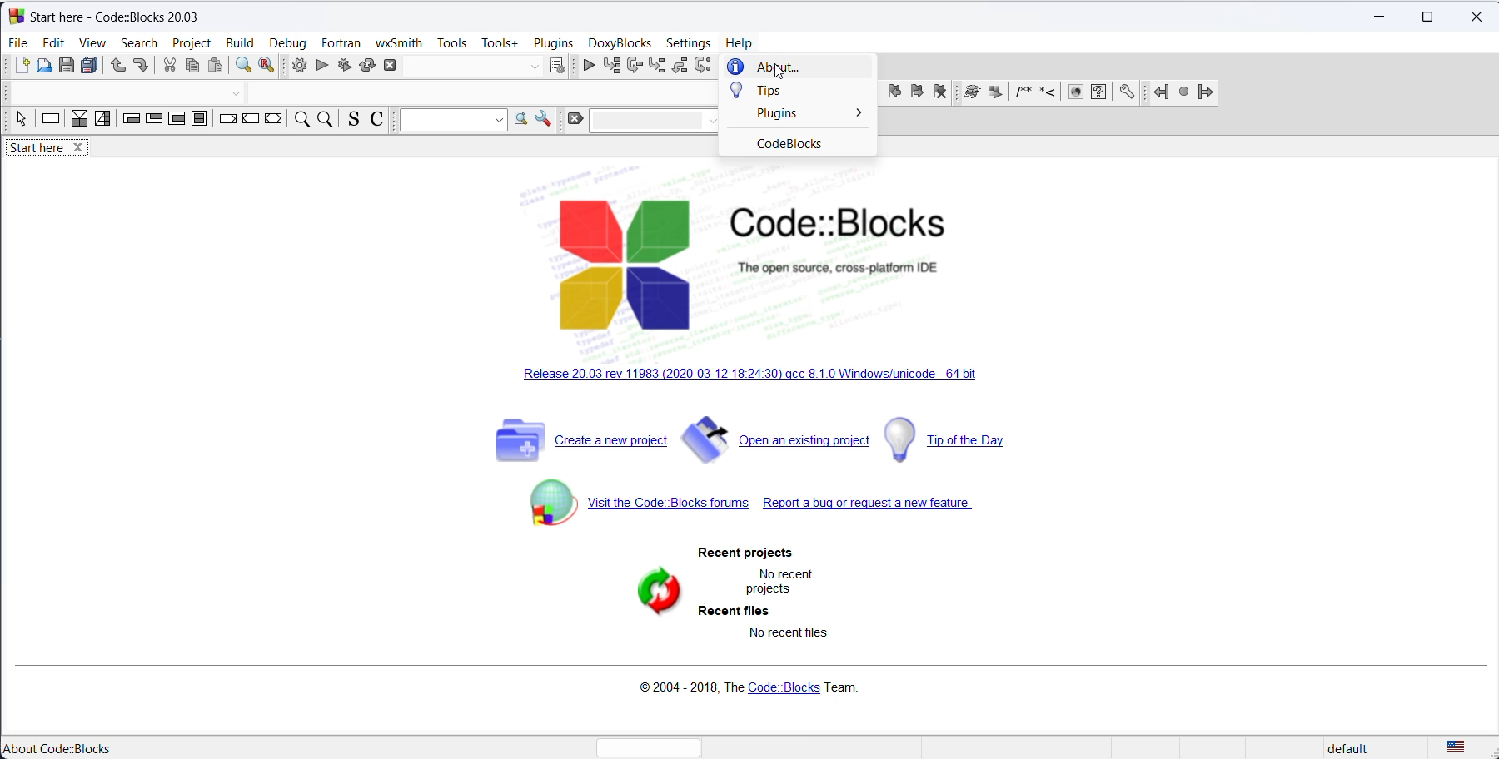  What do you see at coordinates (653, 592) in the screenshot?
I see `refresh` at bounding box center [653, 592].